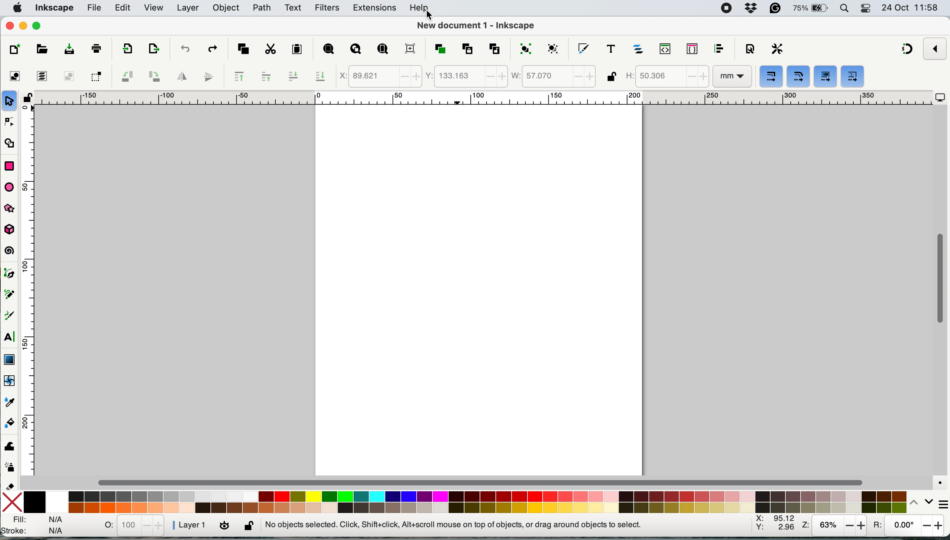 Image resolution: width=950 pixels, height=540 pixels. I want to click on horizontal ruler, so click(484, 97).